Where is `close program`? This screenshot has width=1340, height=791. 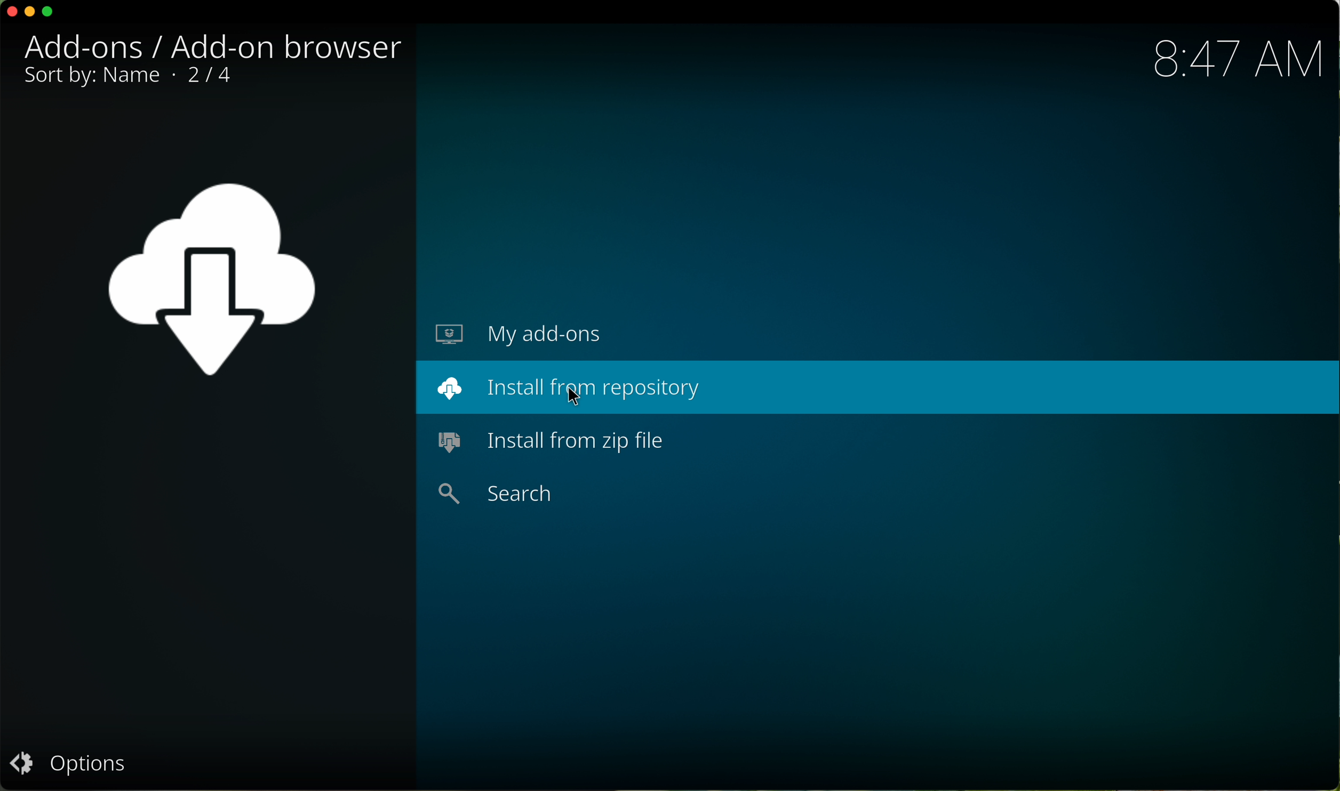
close program is located at coordinates (10, 12).